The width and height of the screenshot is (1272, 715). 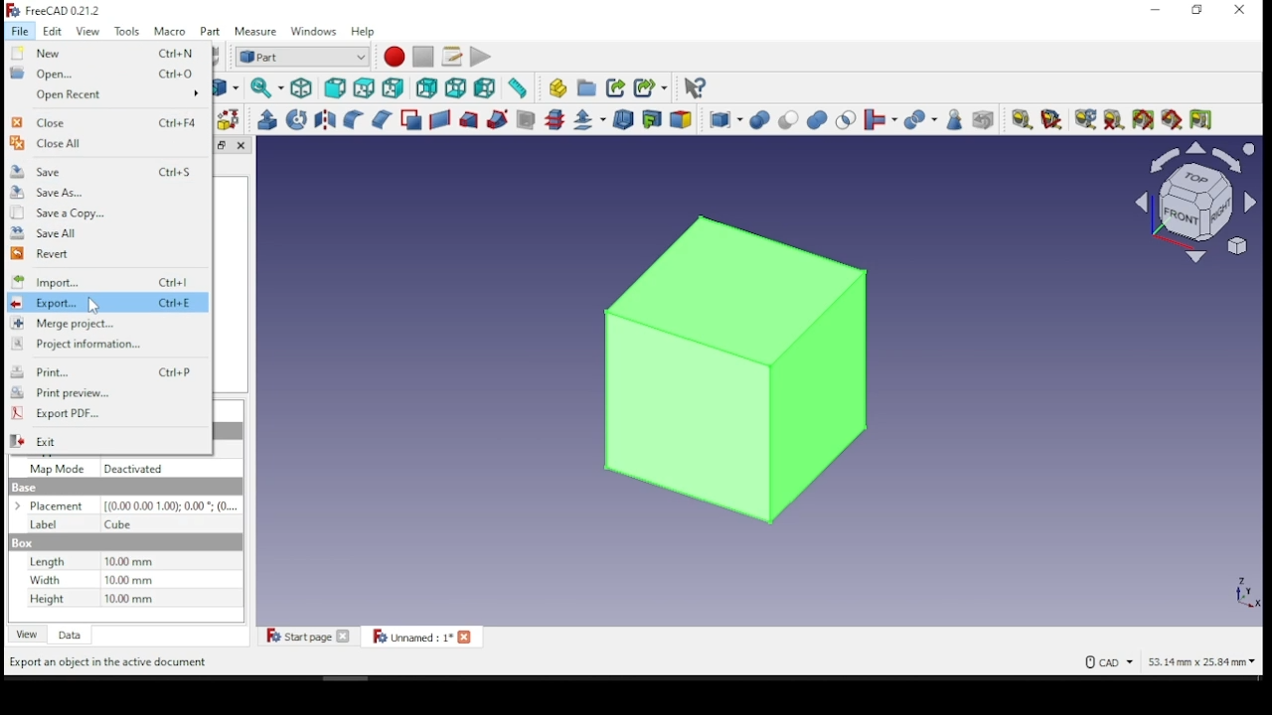 What do you see at coordinates (480, 57) in the screenshot?
I see `execute macro` at bounding box center [480, 57].